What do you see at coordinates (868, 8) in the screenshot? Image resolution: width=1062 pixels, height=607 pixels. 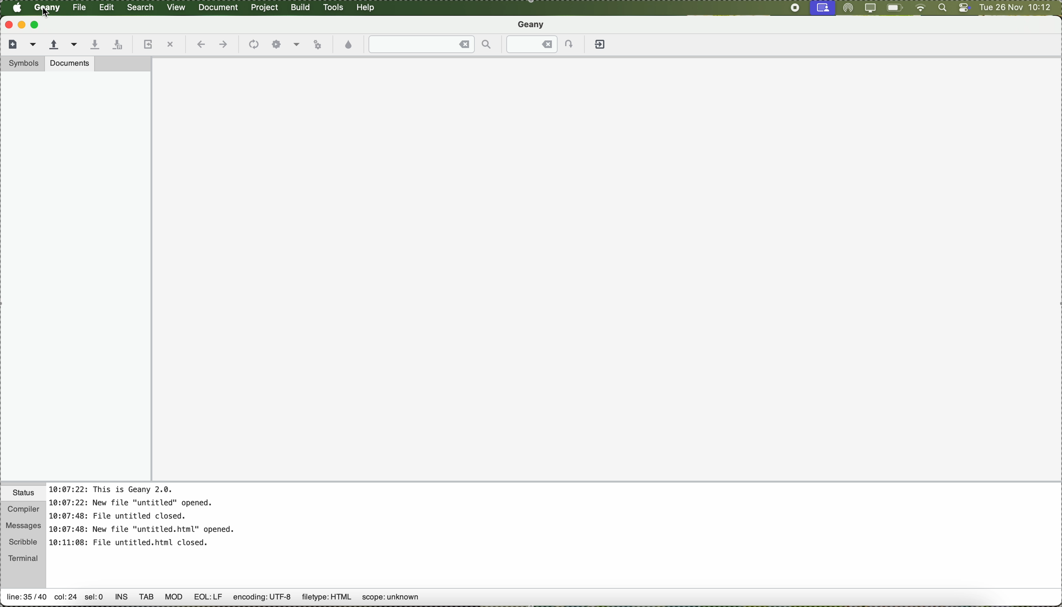 I see `screen` at bounding box center [868, 8].